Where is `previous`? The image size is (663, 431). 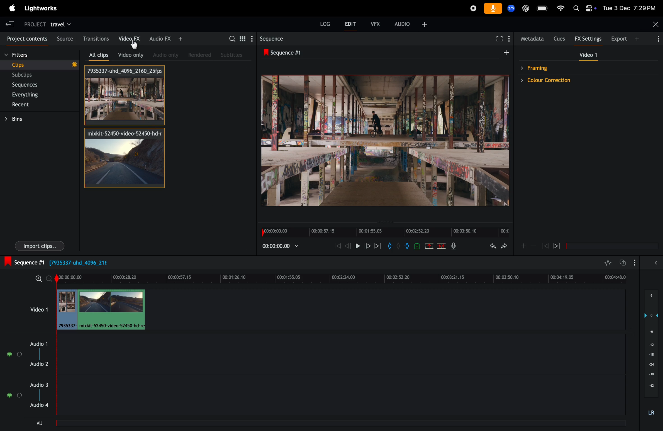
previous is located at coordinates (545, 246).